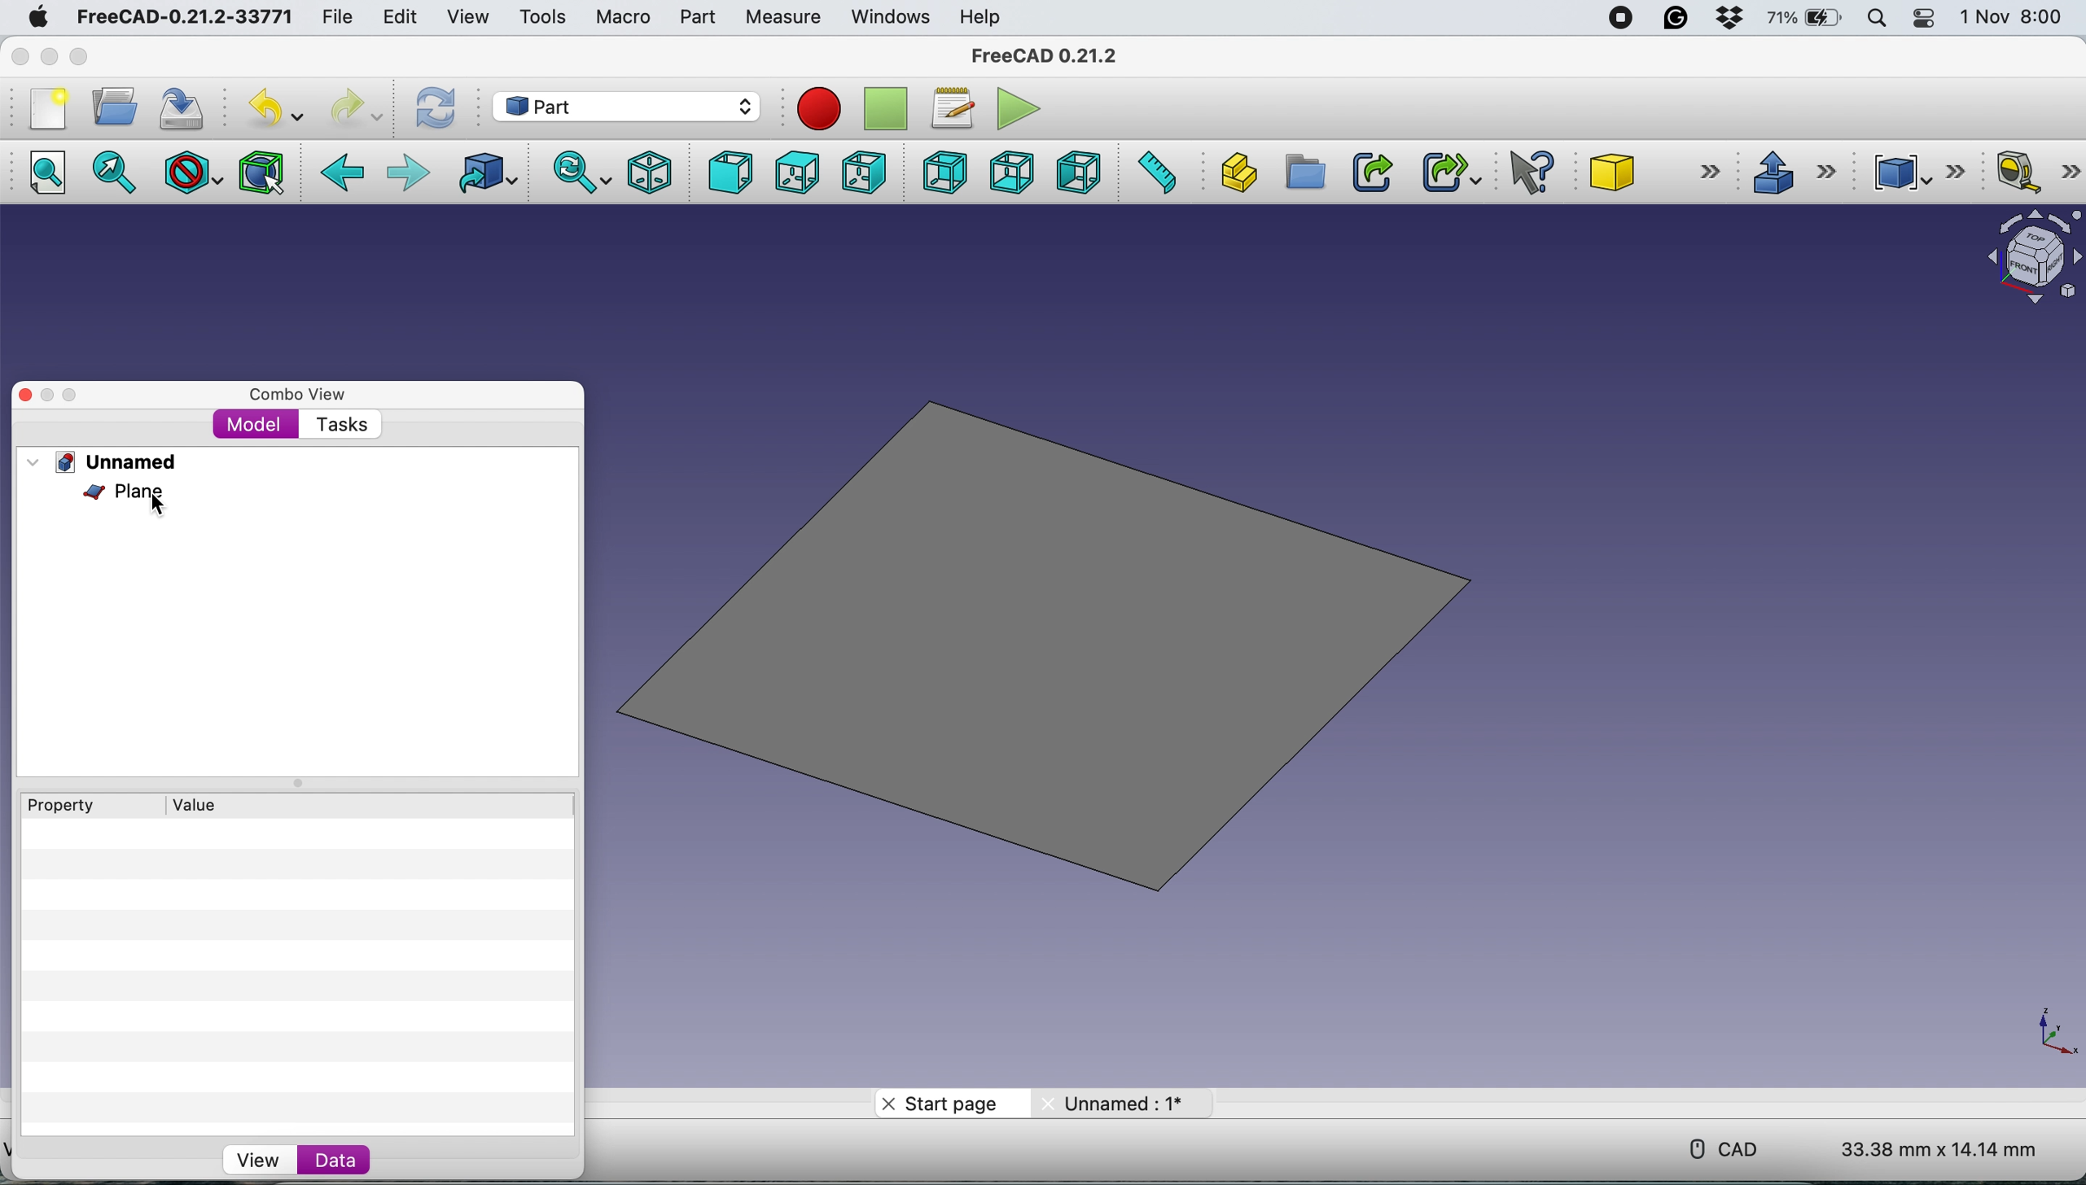 The width and height of the screenshot is (2086, 1185). I want to click on minimise, so click(46, 396).